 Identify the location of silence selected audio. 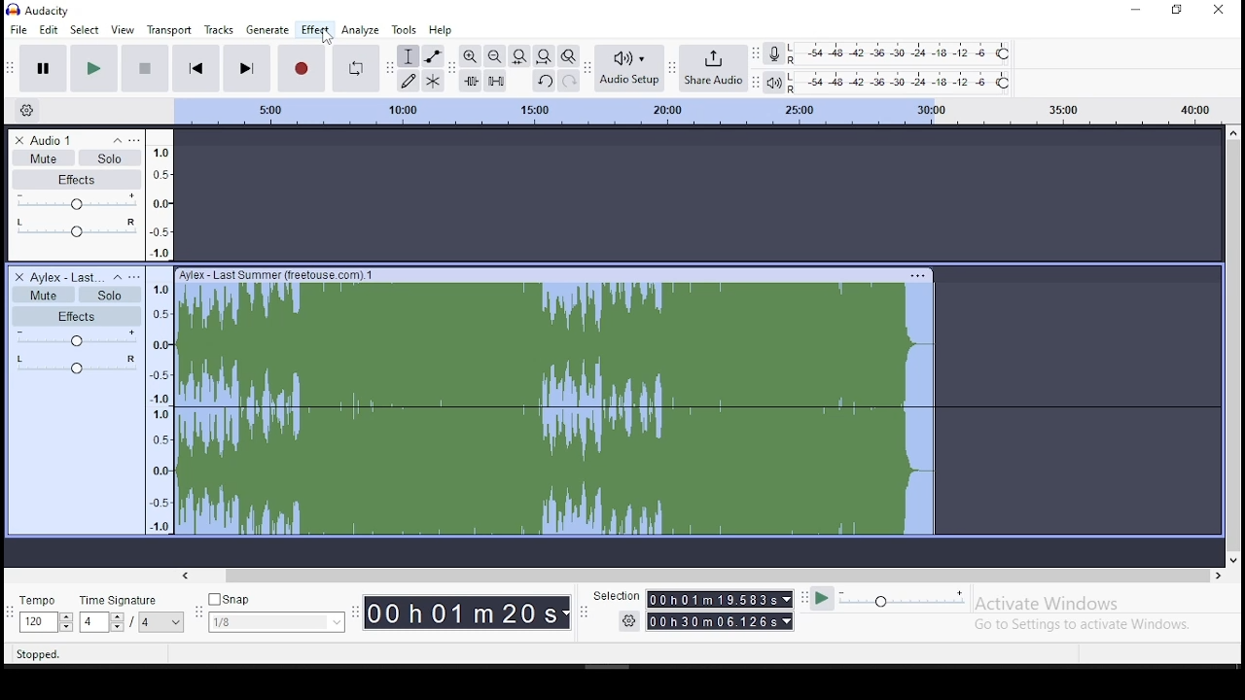
(496, 81).